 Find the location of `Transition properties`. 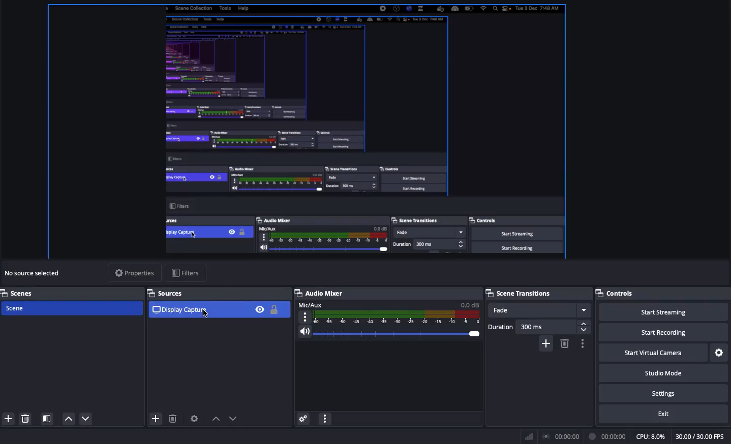

Transition properties is located at coordinates (582, 343).